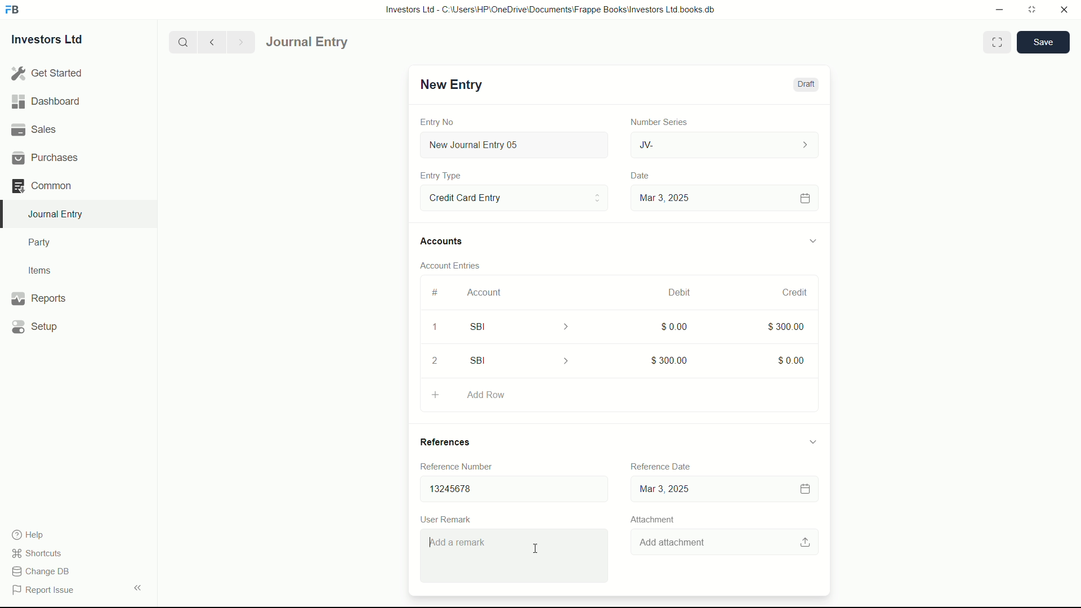 Image resolution: width=1081 pixels, height=608 pixels. Describe the element at coordinates (668, 292) in the screenshot. I see `March, 2025` at that location.